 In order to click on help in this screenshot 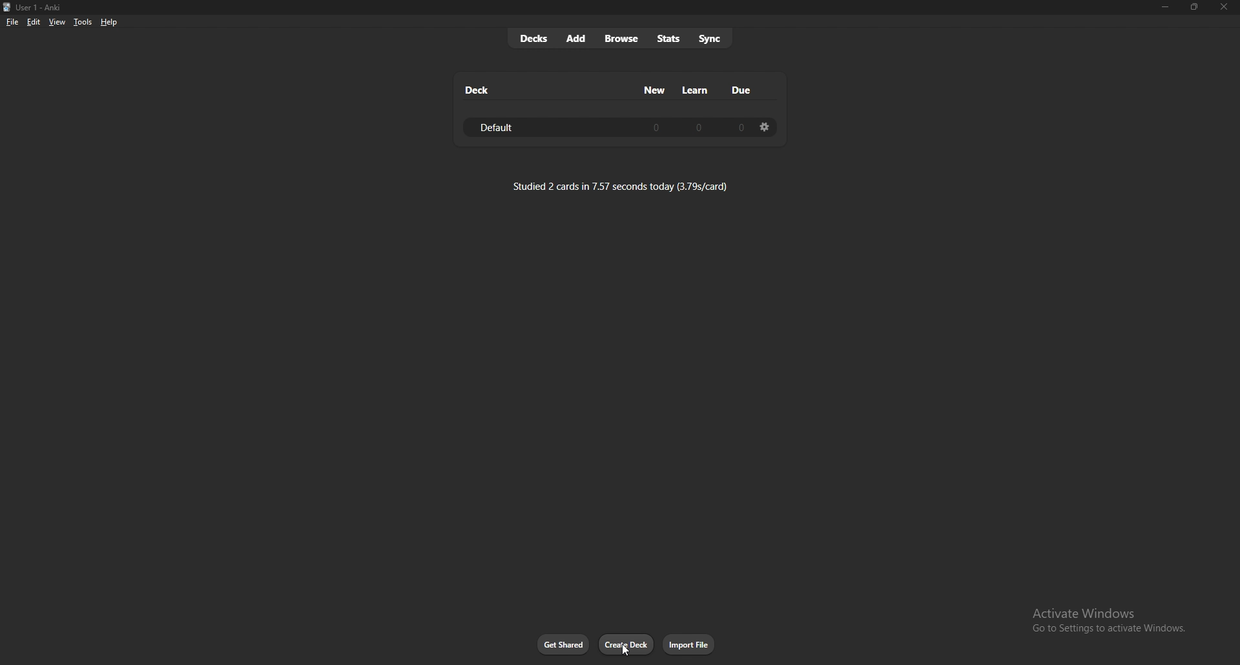, I will do `click(108, 23)`.